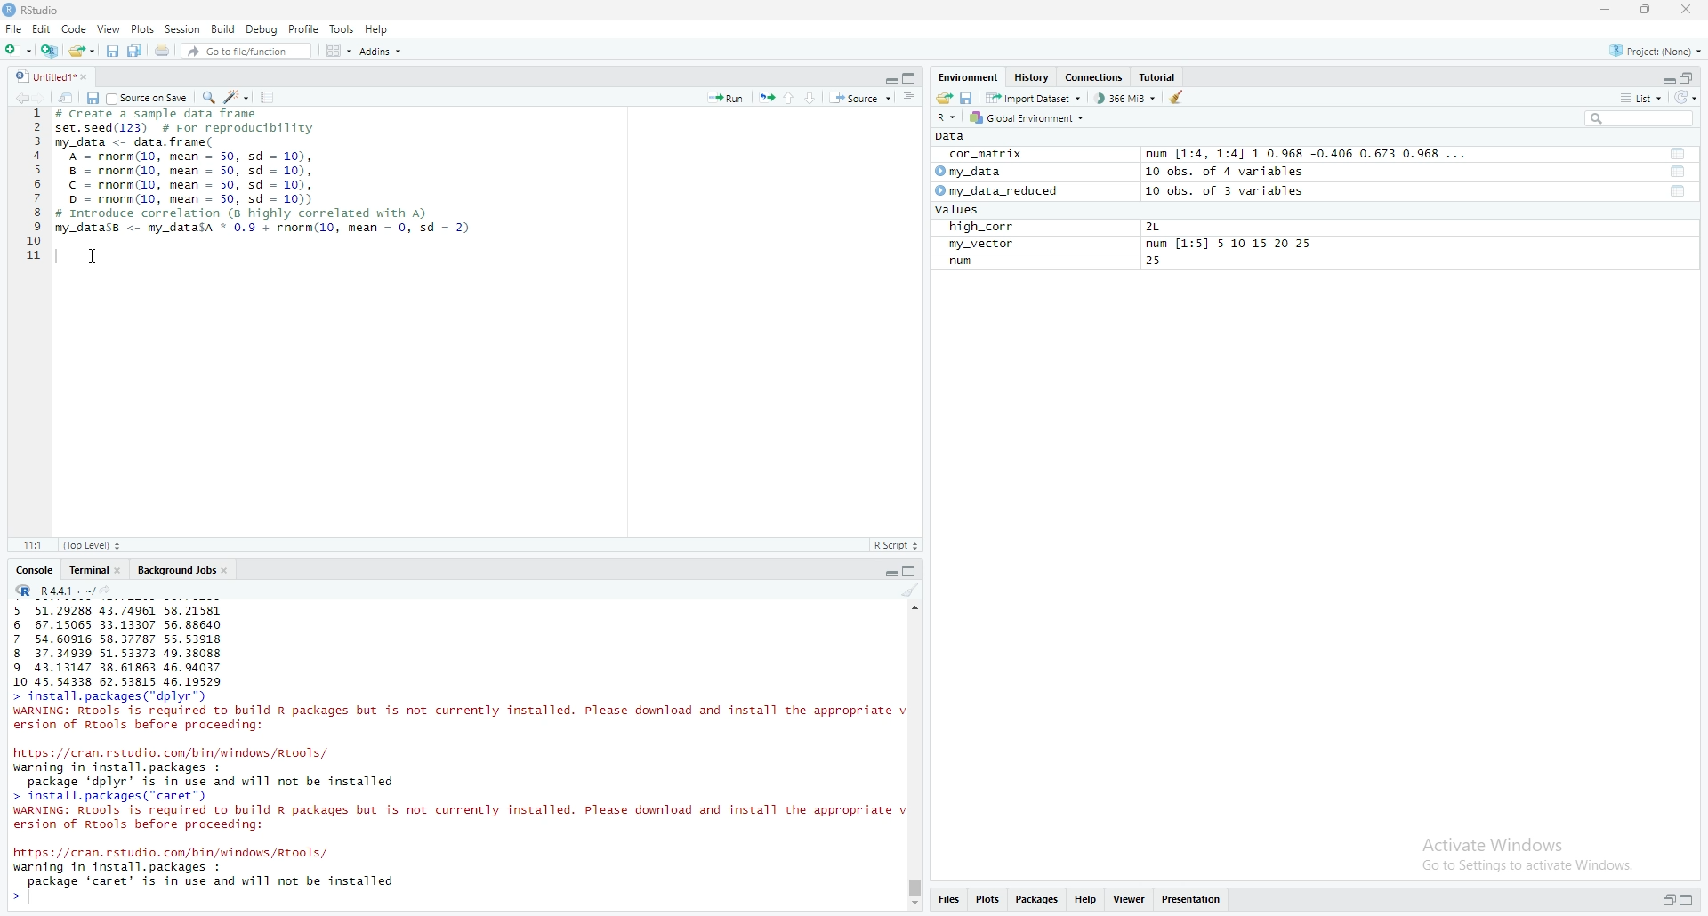 Image resolution: width=1708 pixels, height=916 pixels. Describe the element at coordinates (89, 571) in the screenshot. I see `Terminal` at that location.